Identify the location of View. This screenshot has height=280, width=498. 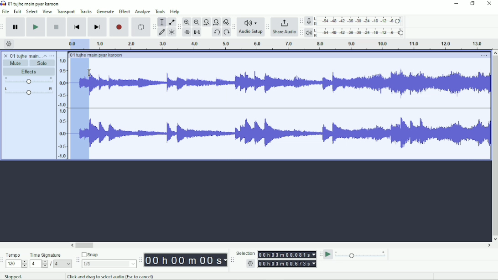
(47, 11).